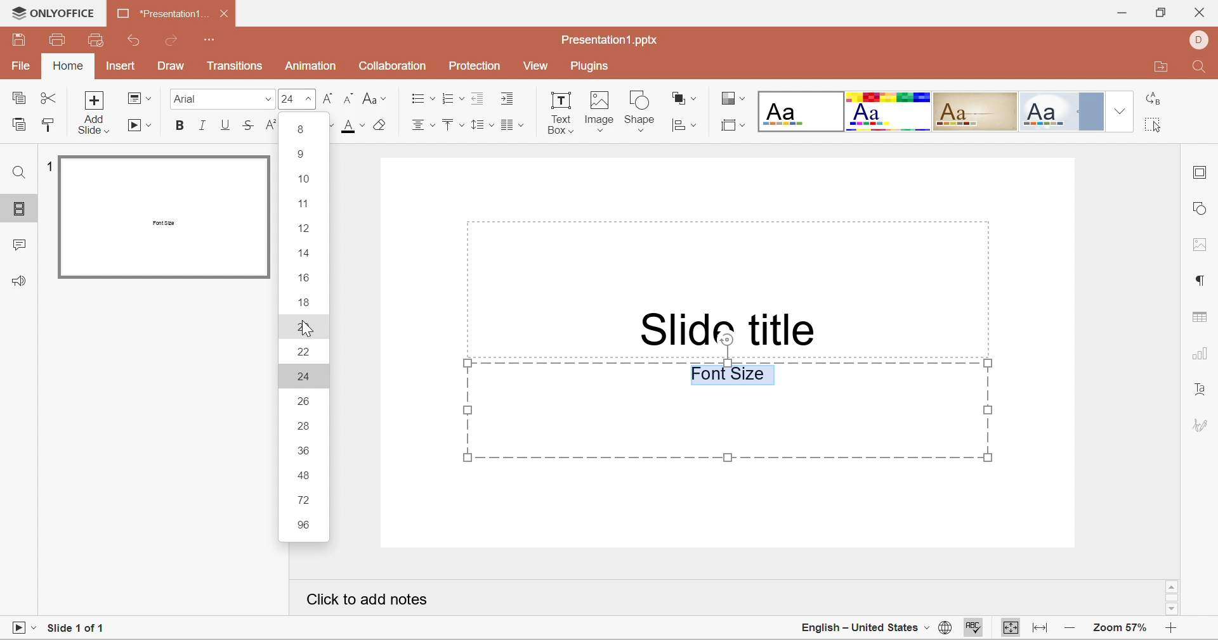 The height and width of the screenshot is (640, 1218). I want to click on Slide 1 of 1, so click(77, 625).